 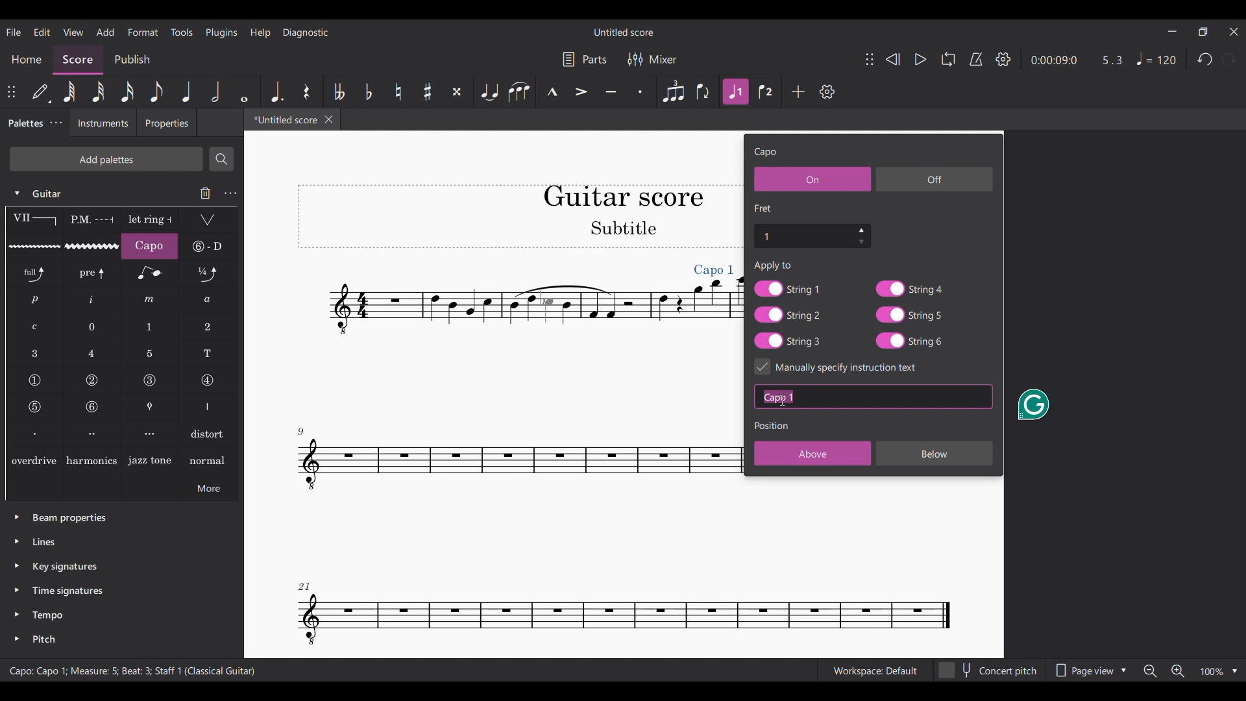 I want to click on Let ring, so click(x=150, y=220).